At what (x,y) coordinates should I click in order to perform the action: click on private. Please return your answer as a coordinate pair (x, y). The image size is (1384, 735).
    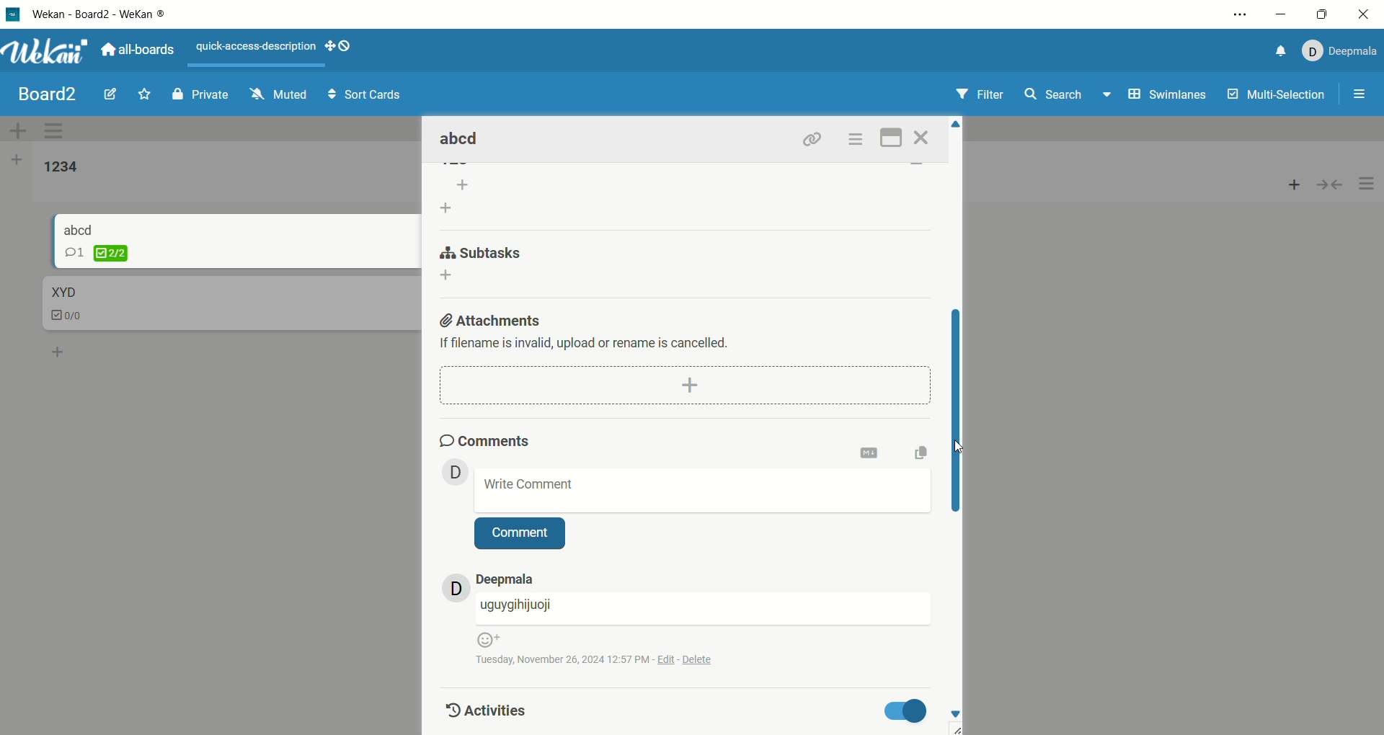
    Looking at the image, I should click on (203, 94).